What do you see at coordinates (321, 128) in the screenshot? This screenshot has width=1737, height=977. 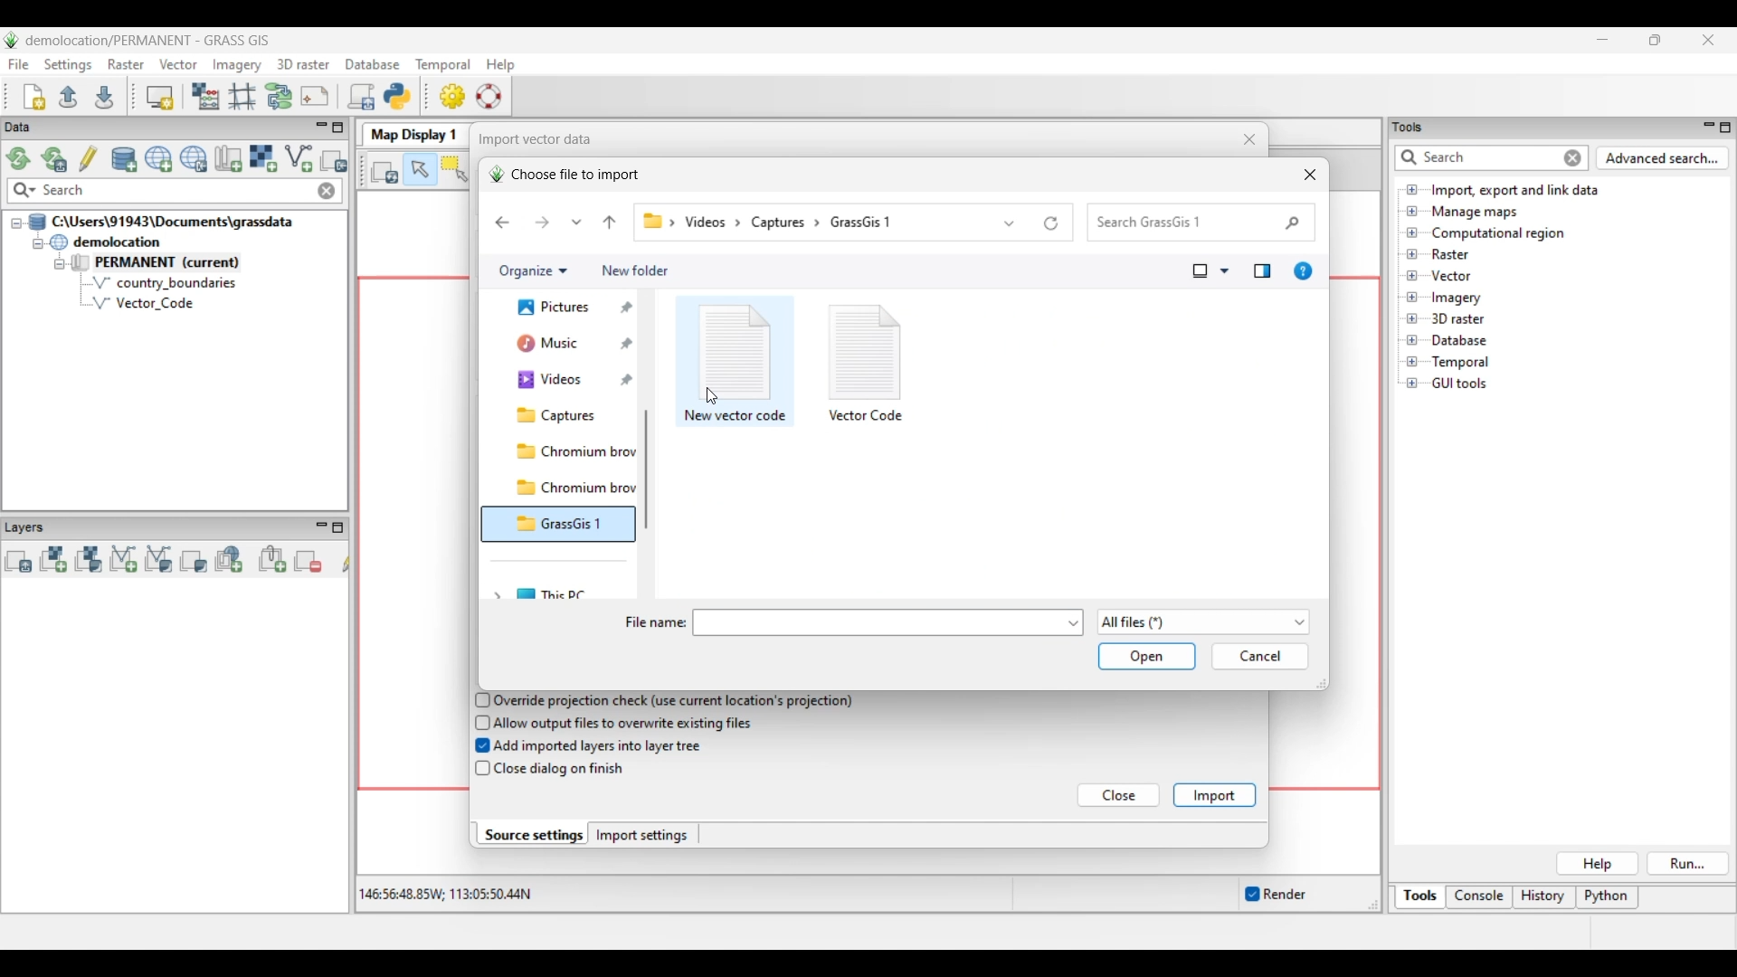 I see `Minimize Data menu` at bounding box center [321, 128].